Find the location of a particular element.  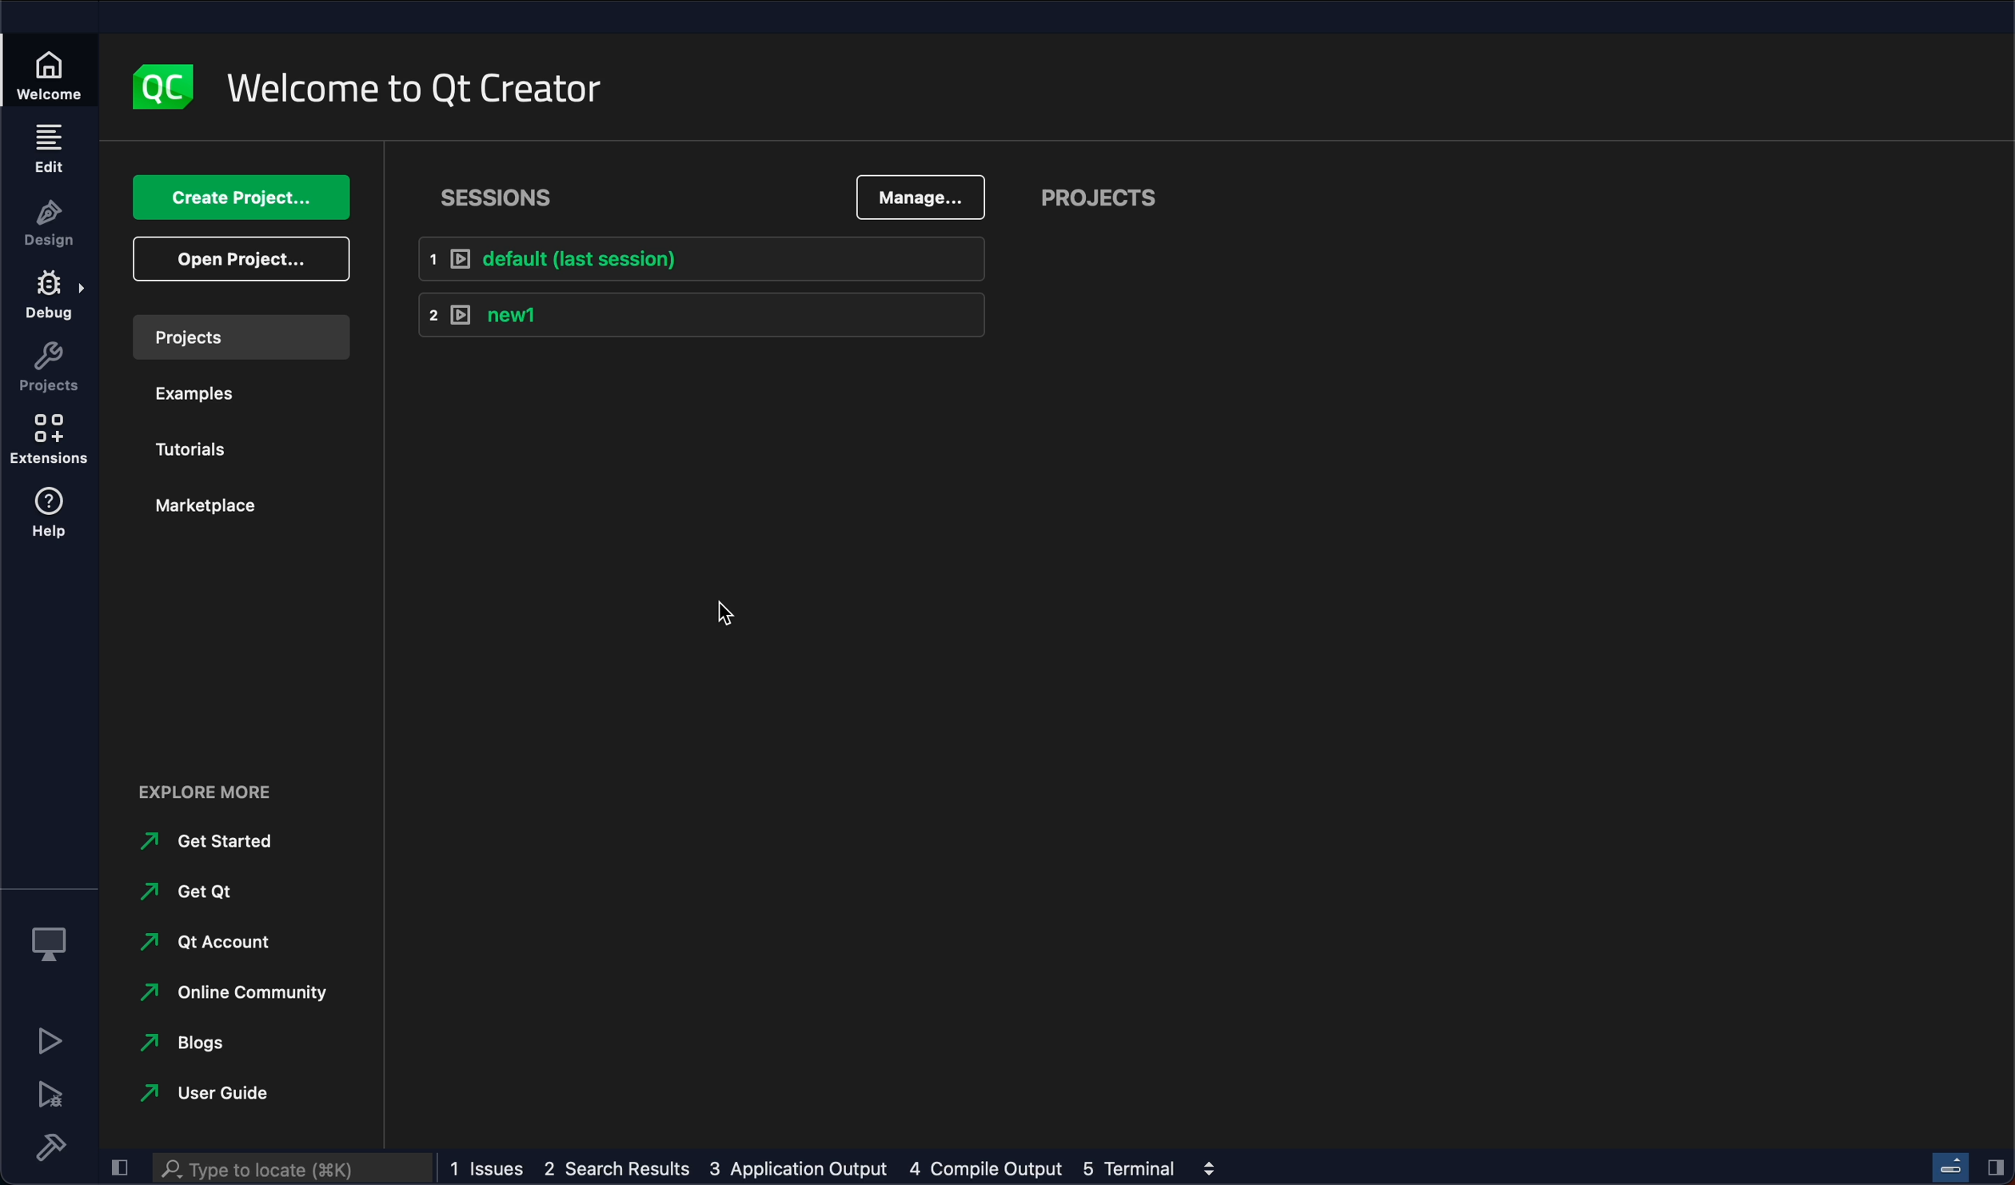

explore more  is located at coordinates (217, 788).